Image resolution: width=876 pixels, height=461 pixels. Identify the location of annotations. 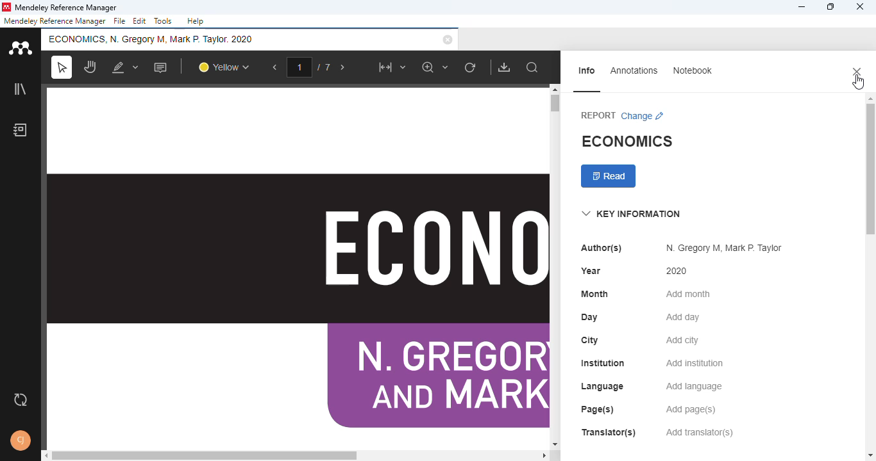
(634, 70).